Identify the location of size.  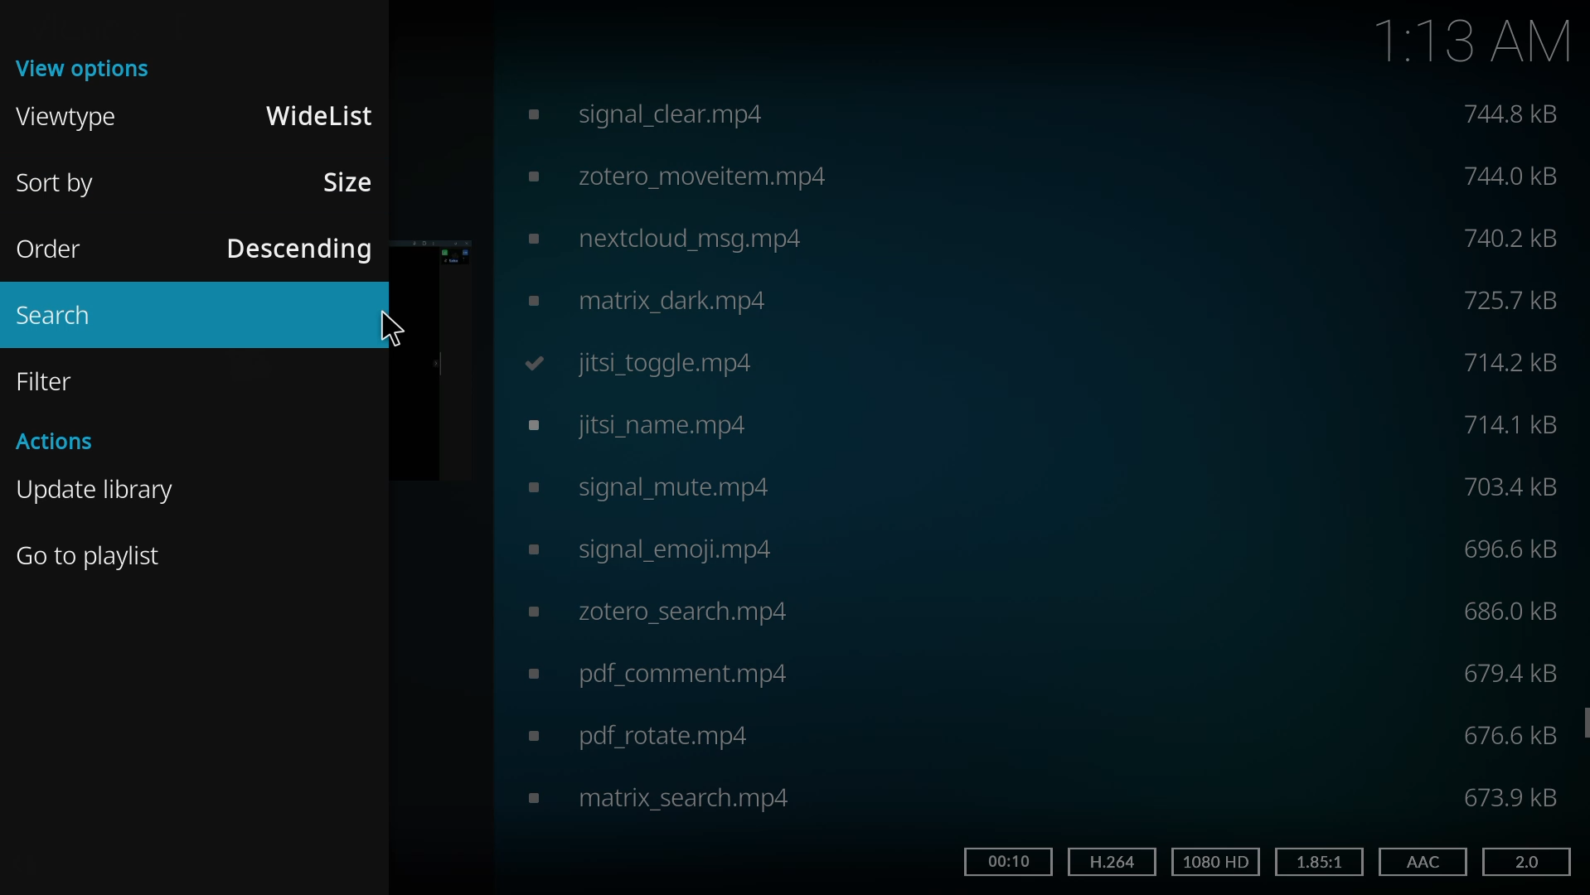
(1515, 796).